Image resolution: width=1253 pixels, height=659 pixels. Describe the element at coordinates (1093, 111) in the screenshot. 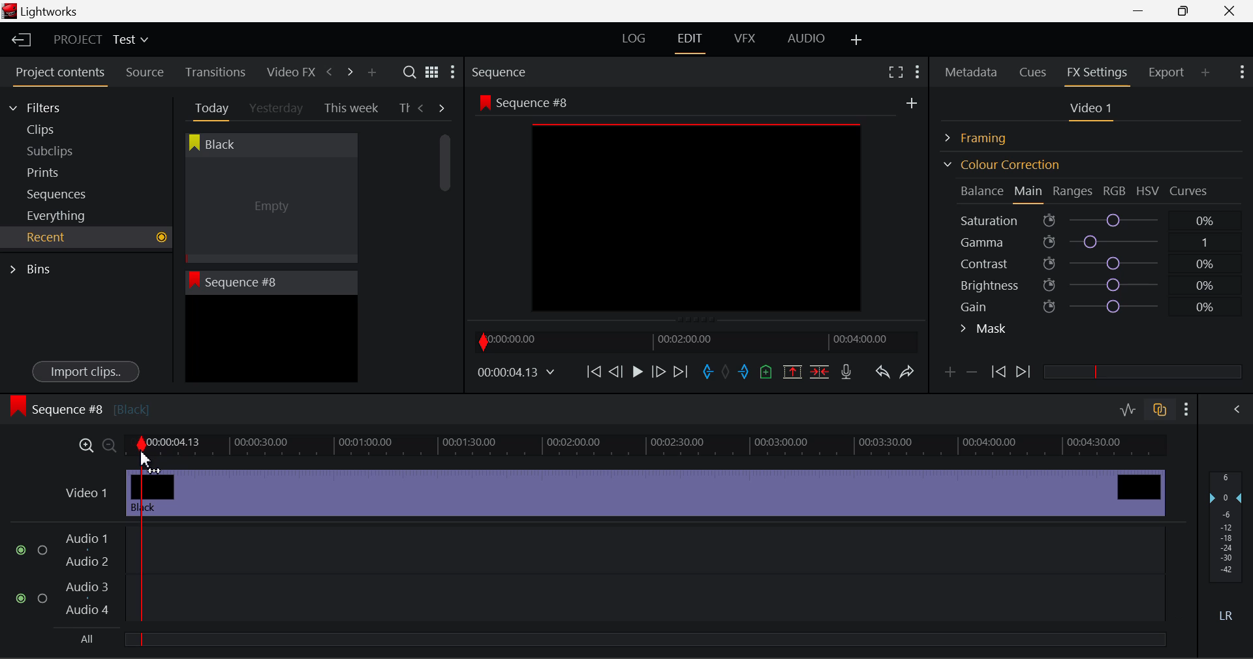

I see `Video 1 Settings` at that location.